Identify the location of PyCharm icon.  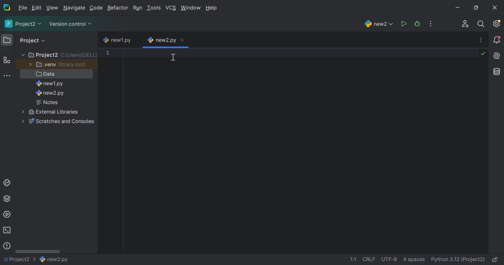
(7, 7).